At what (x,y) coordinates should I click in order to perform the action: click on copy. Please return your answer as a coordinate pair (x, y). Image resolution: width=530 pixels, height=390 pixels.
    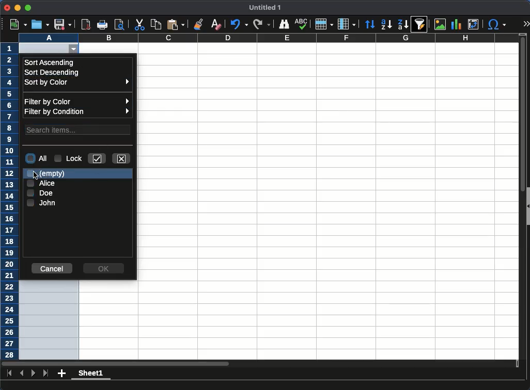
    Looking at the image, I should click on (157, 25).